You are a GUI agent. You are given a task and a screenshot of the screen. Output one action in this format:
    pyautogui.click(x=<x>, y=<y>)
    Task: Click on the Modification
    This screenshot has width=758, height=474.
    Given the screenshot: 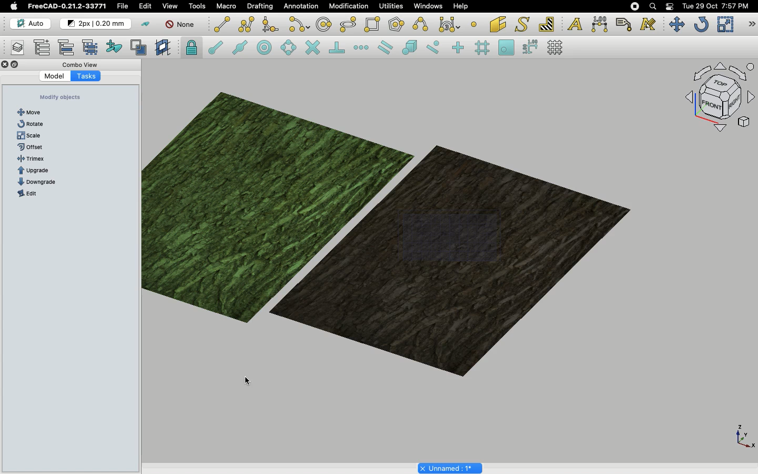 What is the action you would take?
    pyautogui.click(x=351, y=7)
    